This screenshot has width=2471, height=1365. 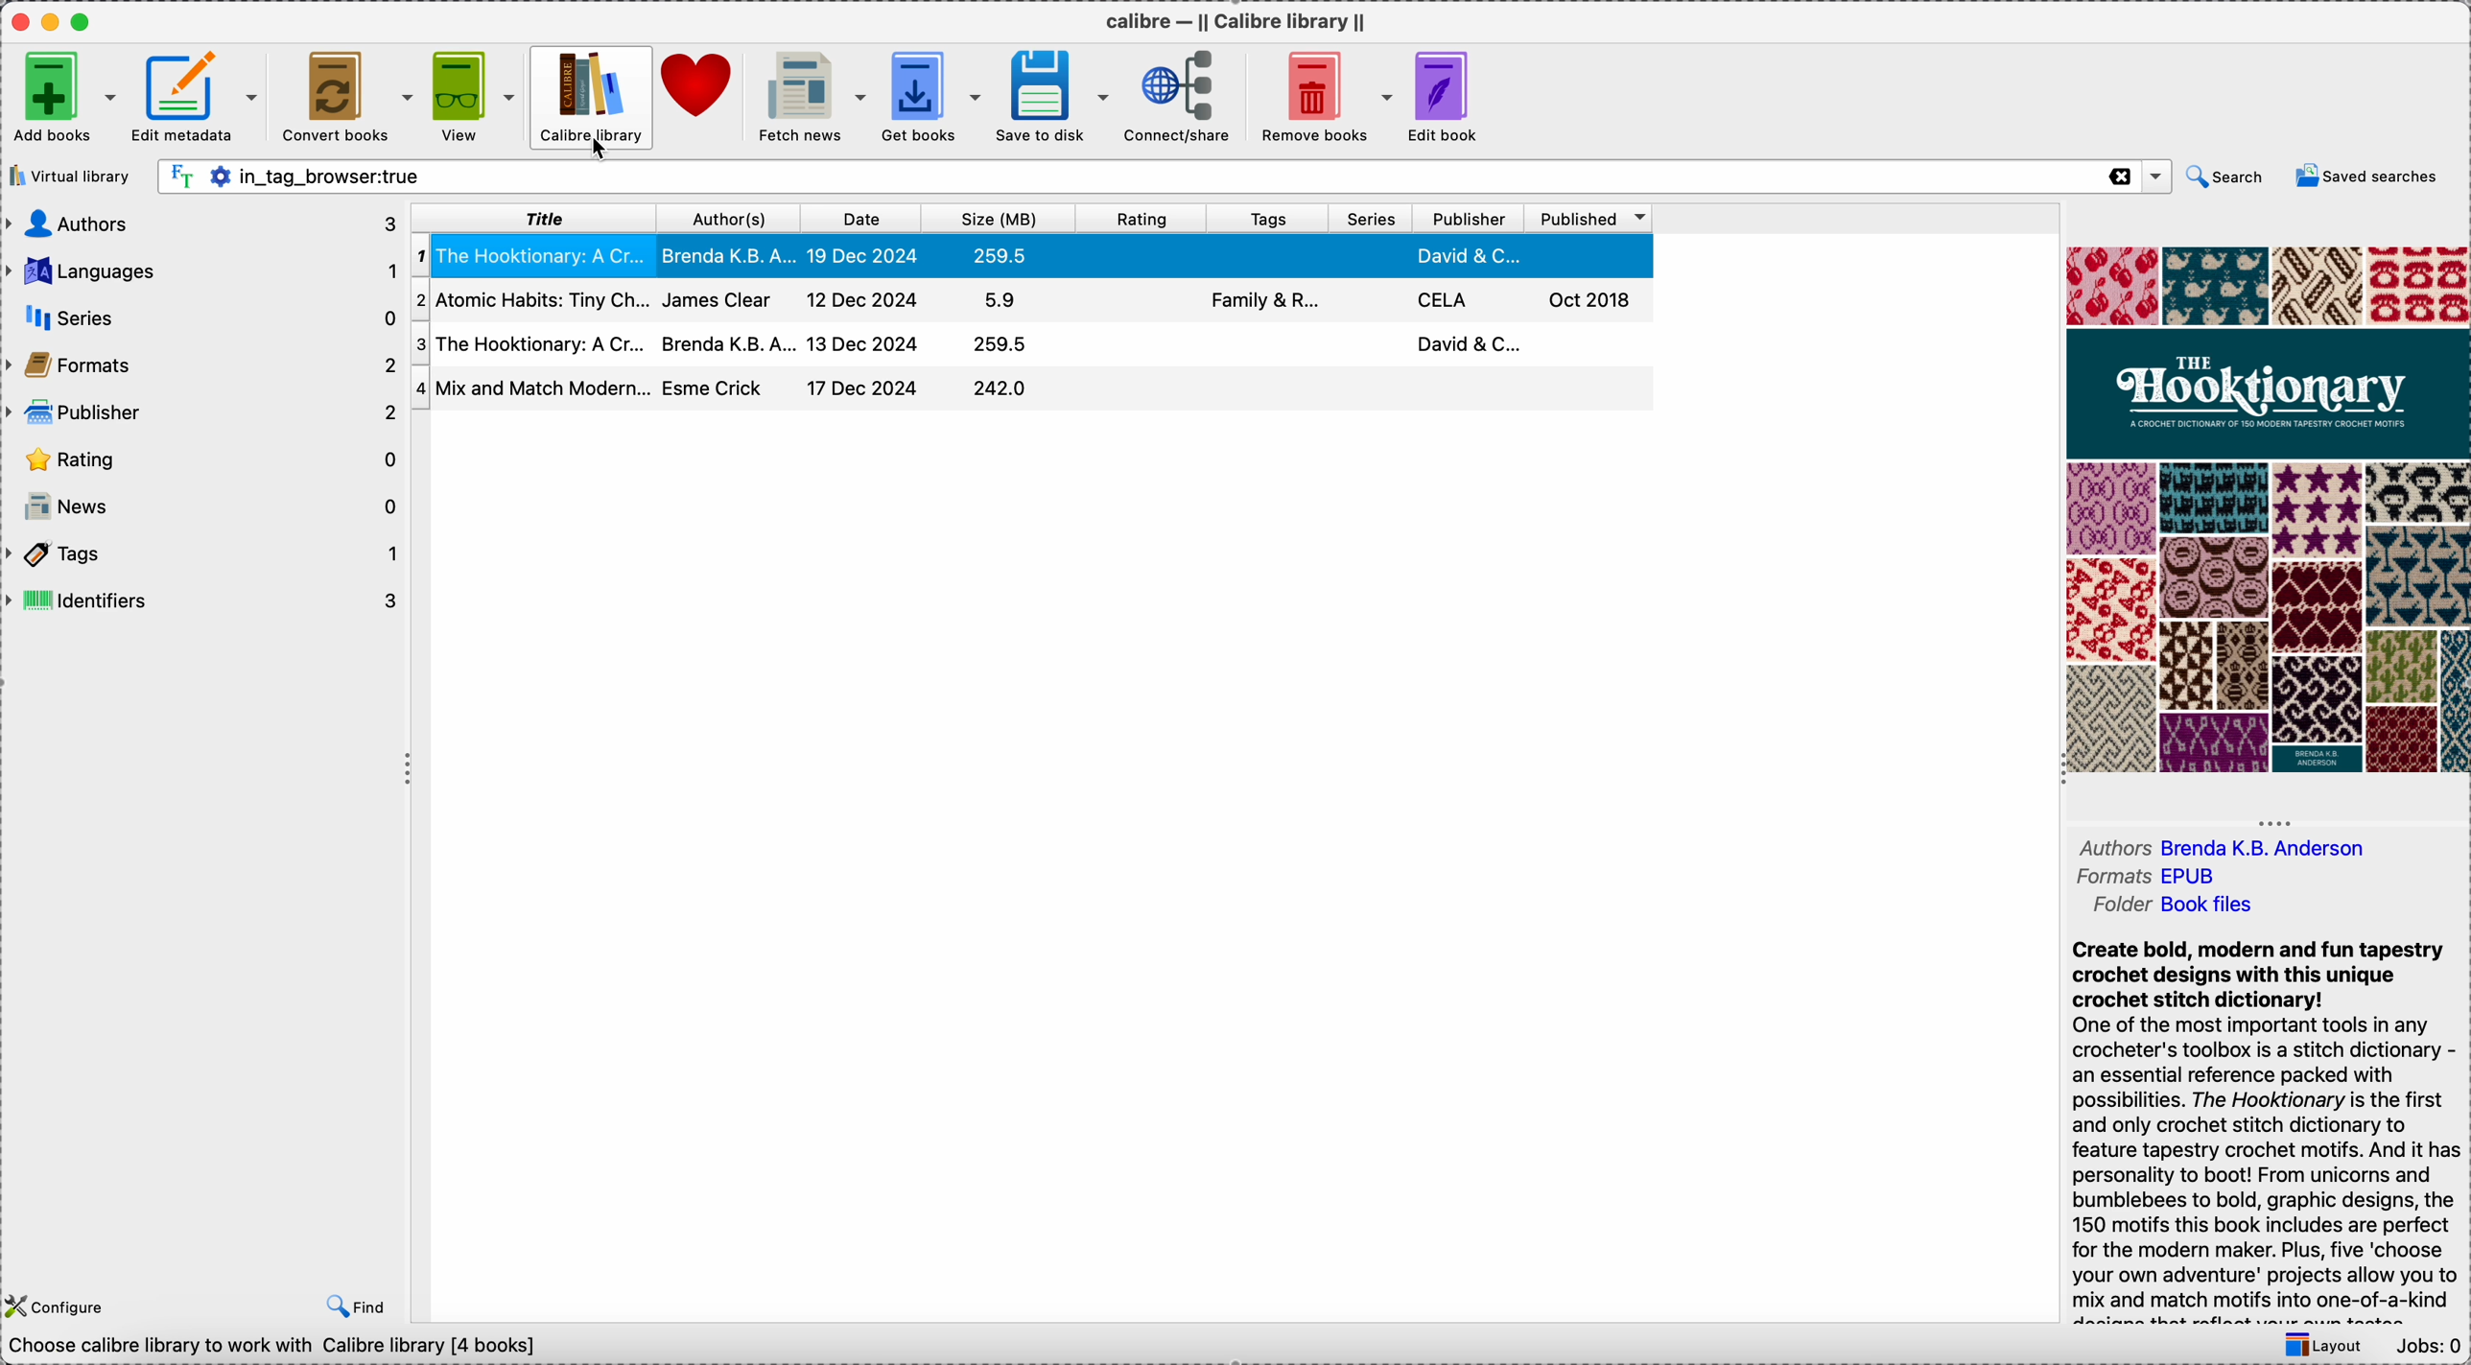 I want to click on title, so click(x=531, y=219).